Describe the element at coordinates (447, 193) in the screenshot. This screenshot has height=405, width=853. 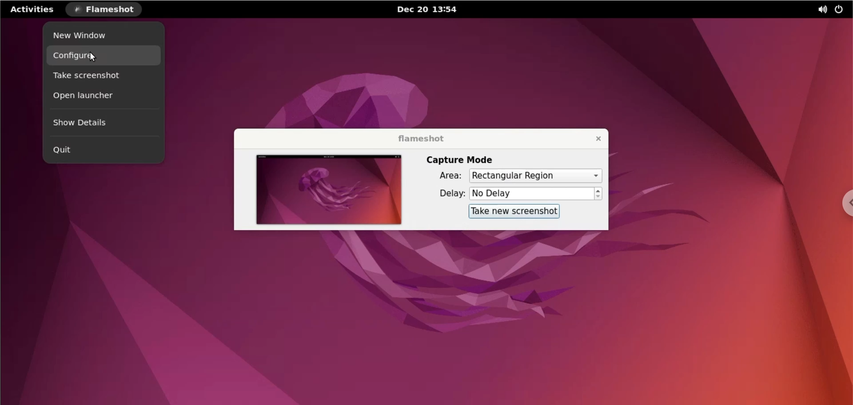
I see `delay:` at that location.